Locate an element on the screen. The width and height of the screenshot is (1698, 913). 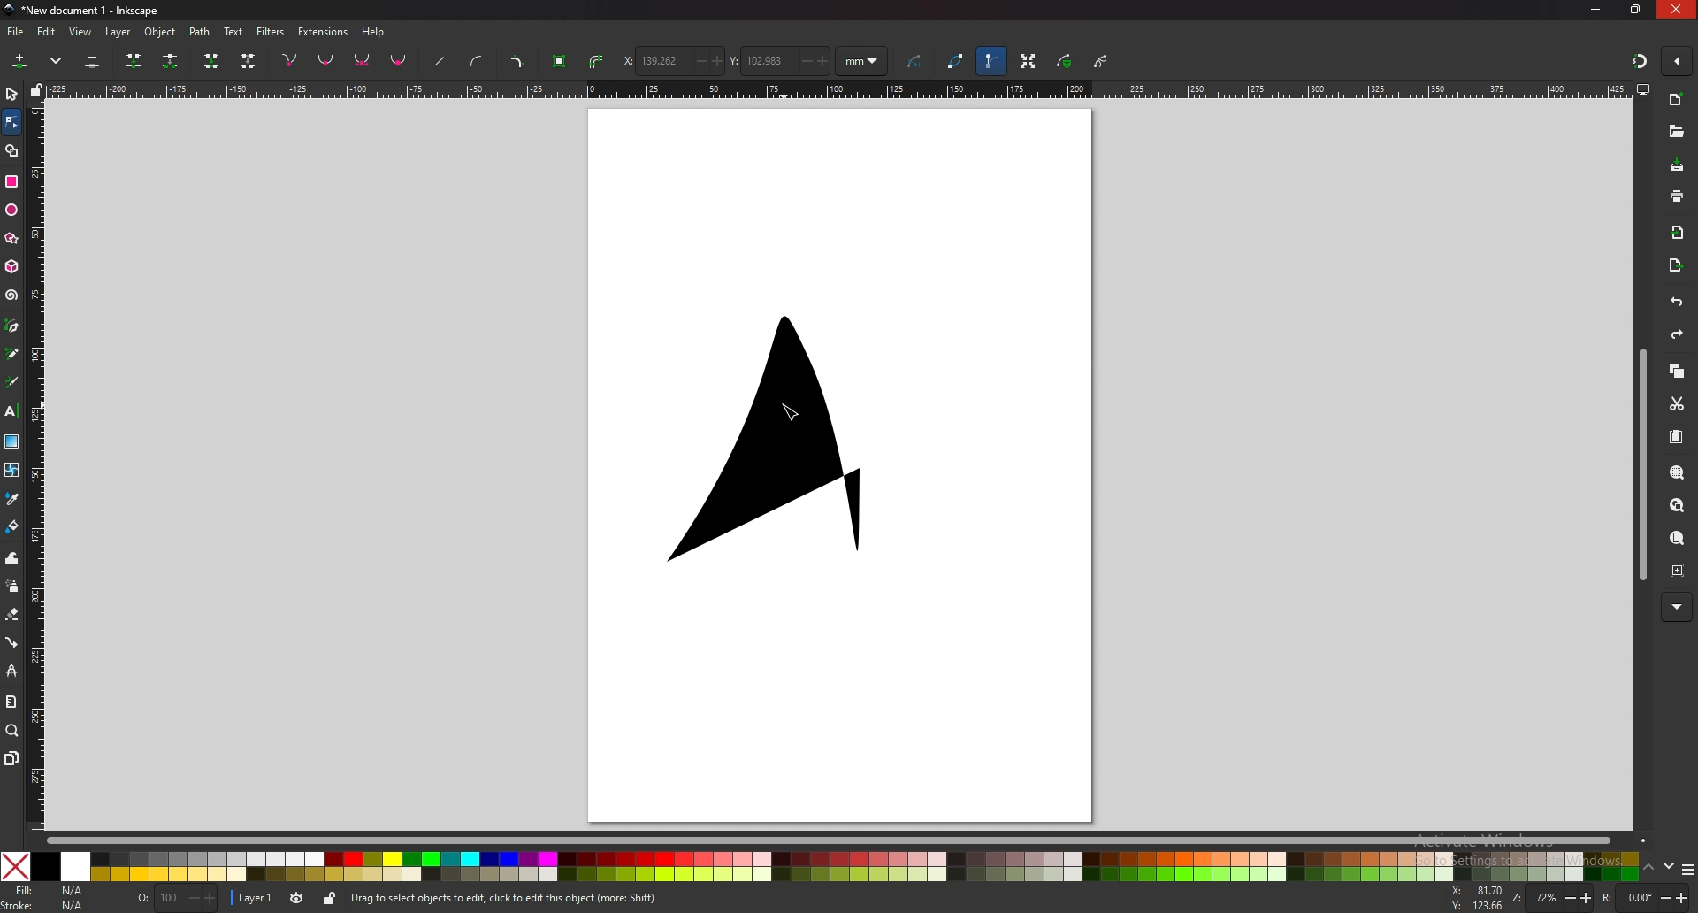
y coordinate is located at coordinates (780, 59).